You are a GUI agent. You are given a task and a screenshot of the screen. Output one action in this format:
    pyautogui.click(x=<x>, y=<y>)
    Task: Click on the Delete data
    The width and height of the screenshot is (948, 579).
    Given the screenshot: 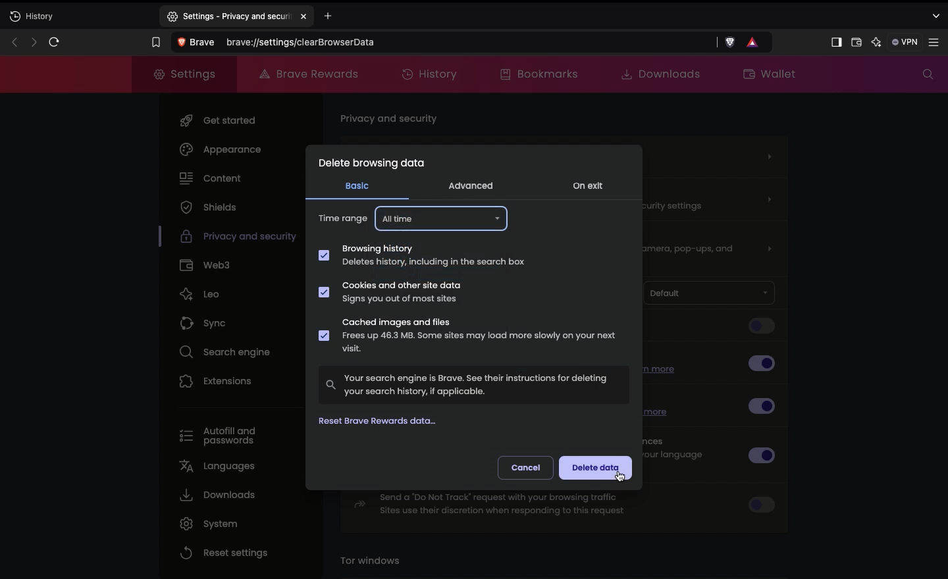 What is the action you would take?
    pyautogui.click(x=596, y=468)
    